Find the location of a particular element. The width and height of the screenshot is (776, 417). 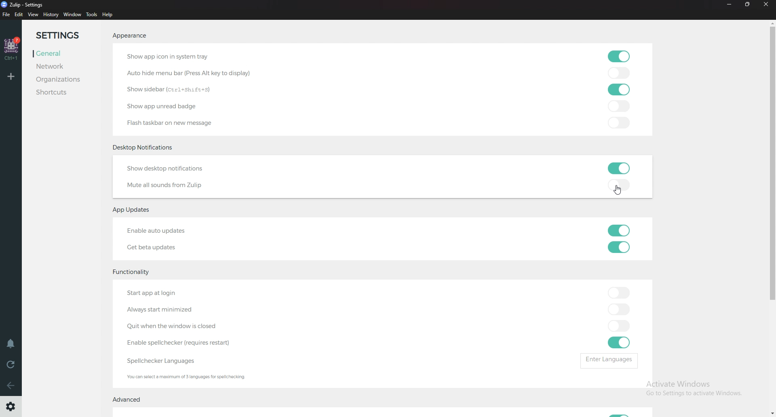

Scroll bar is located at coordinates (772, 218).